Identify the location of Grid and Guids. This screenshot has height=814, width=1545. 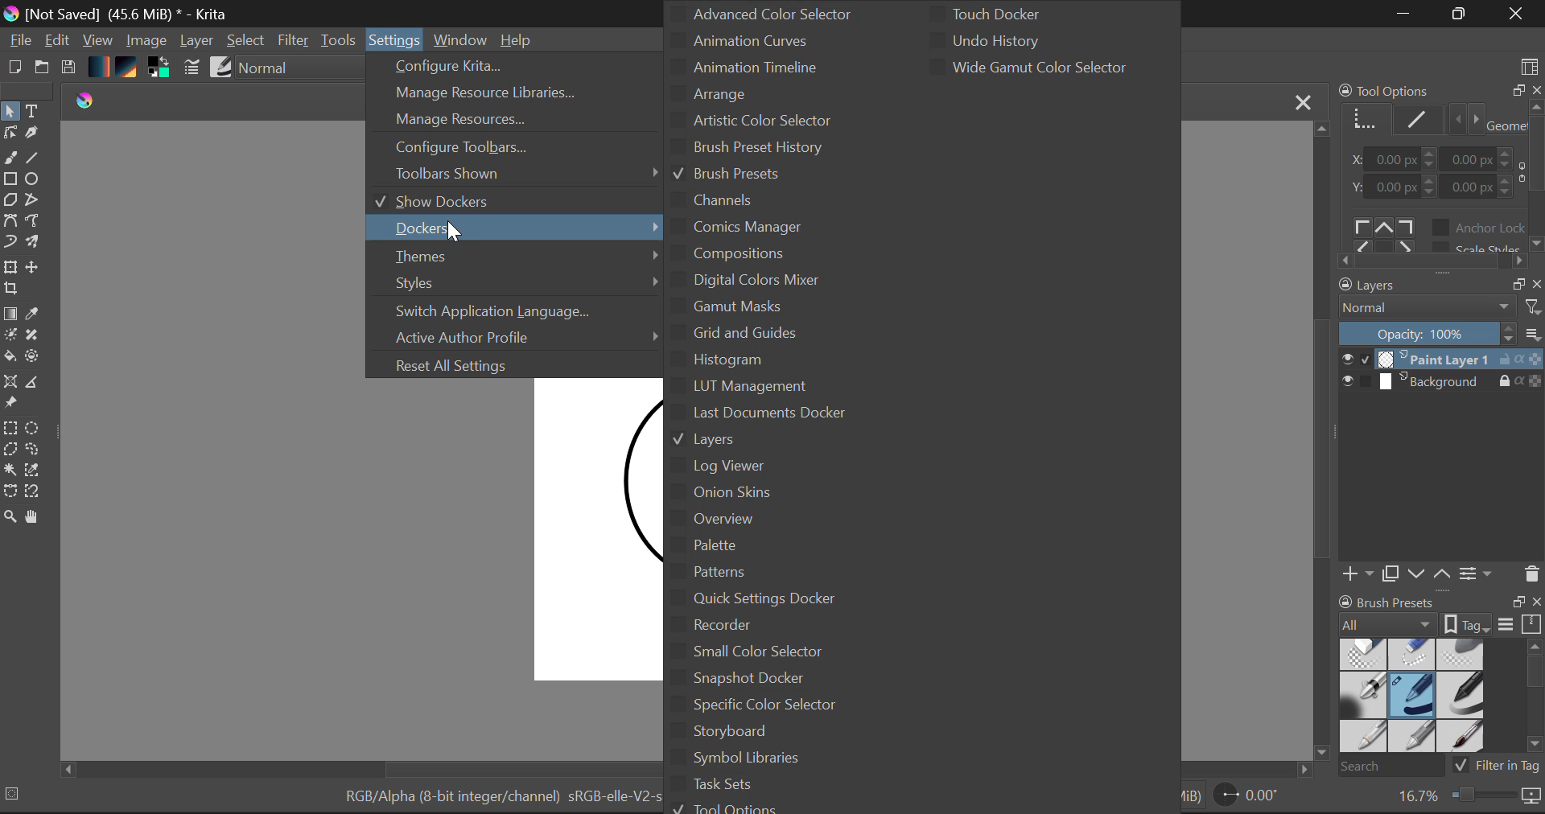
(757, 332).